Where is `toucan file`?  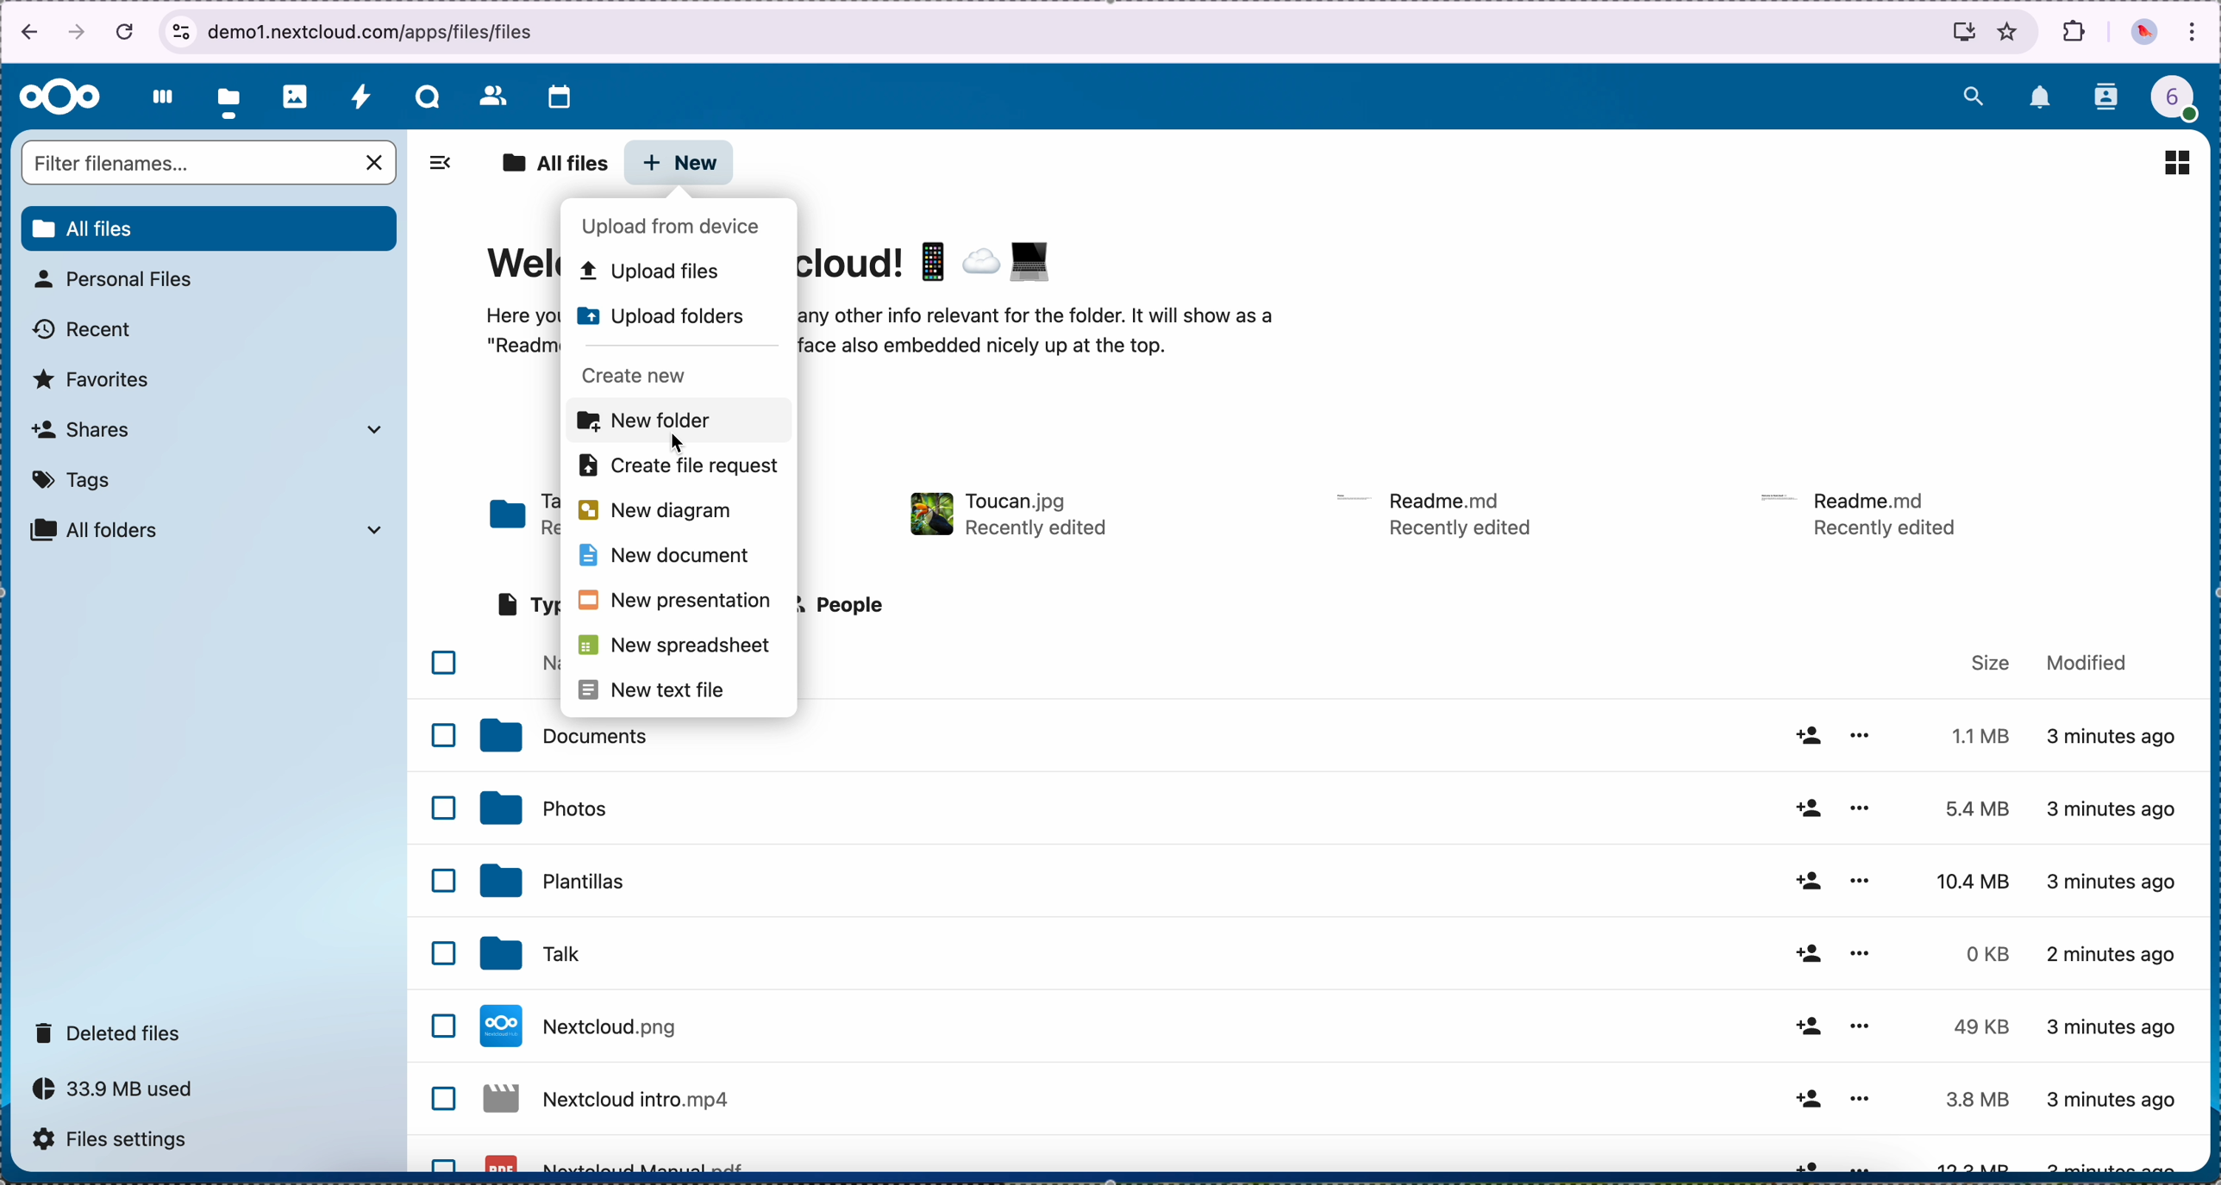
toucan file is located at coordinates (1004, 514).